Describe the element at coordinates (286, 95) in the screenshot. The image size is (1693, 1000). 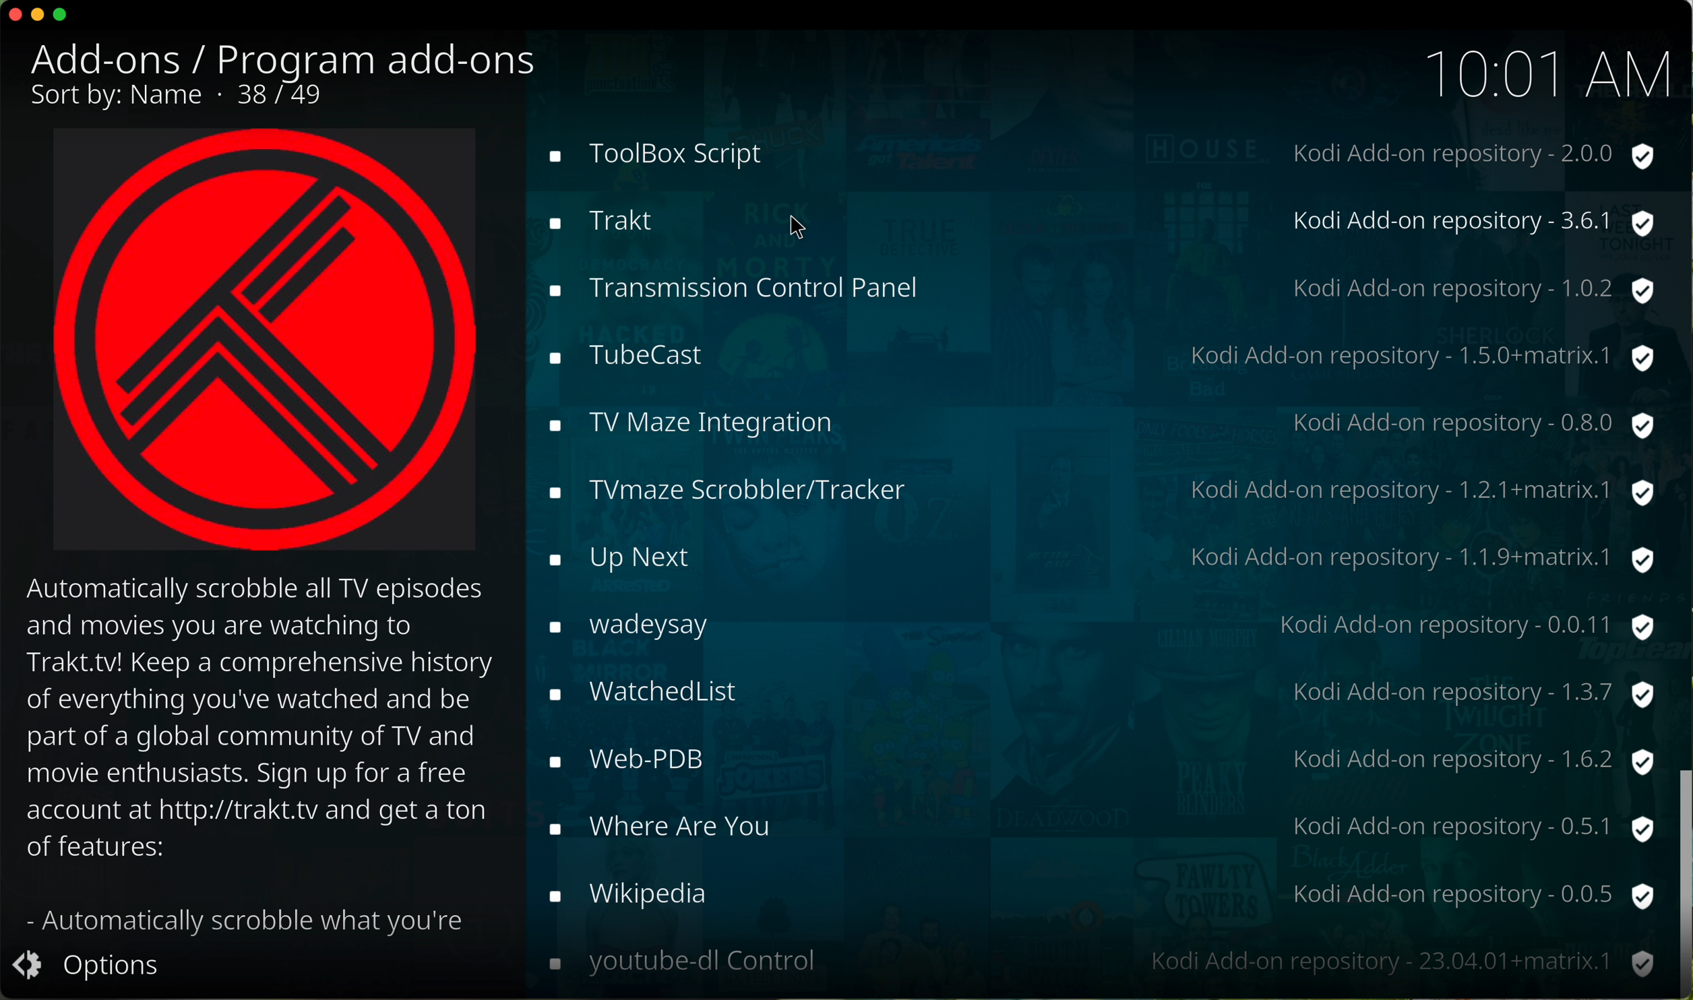
I see `37/49` at that location.